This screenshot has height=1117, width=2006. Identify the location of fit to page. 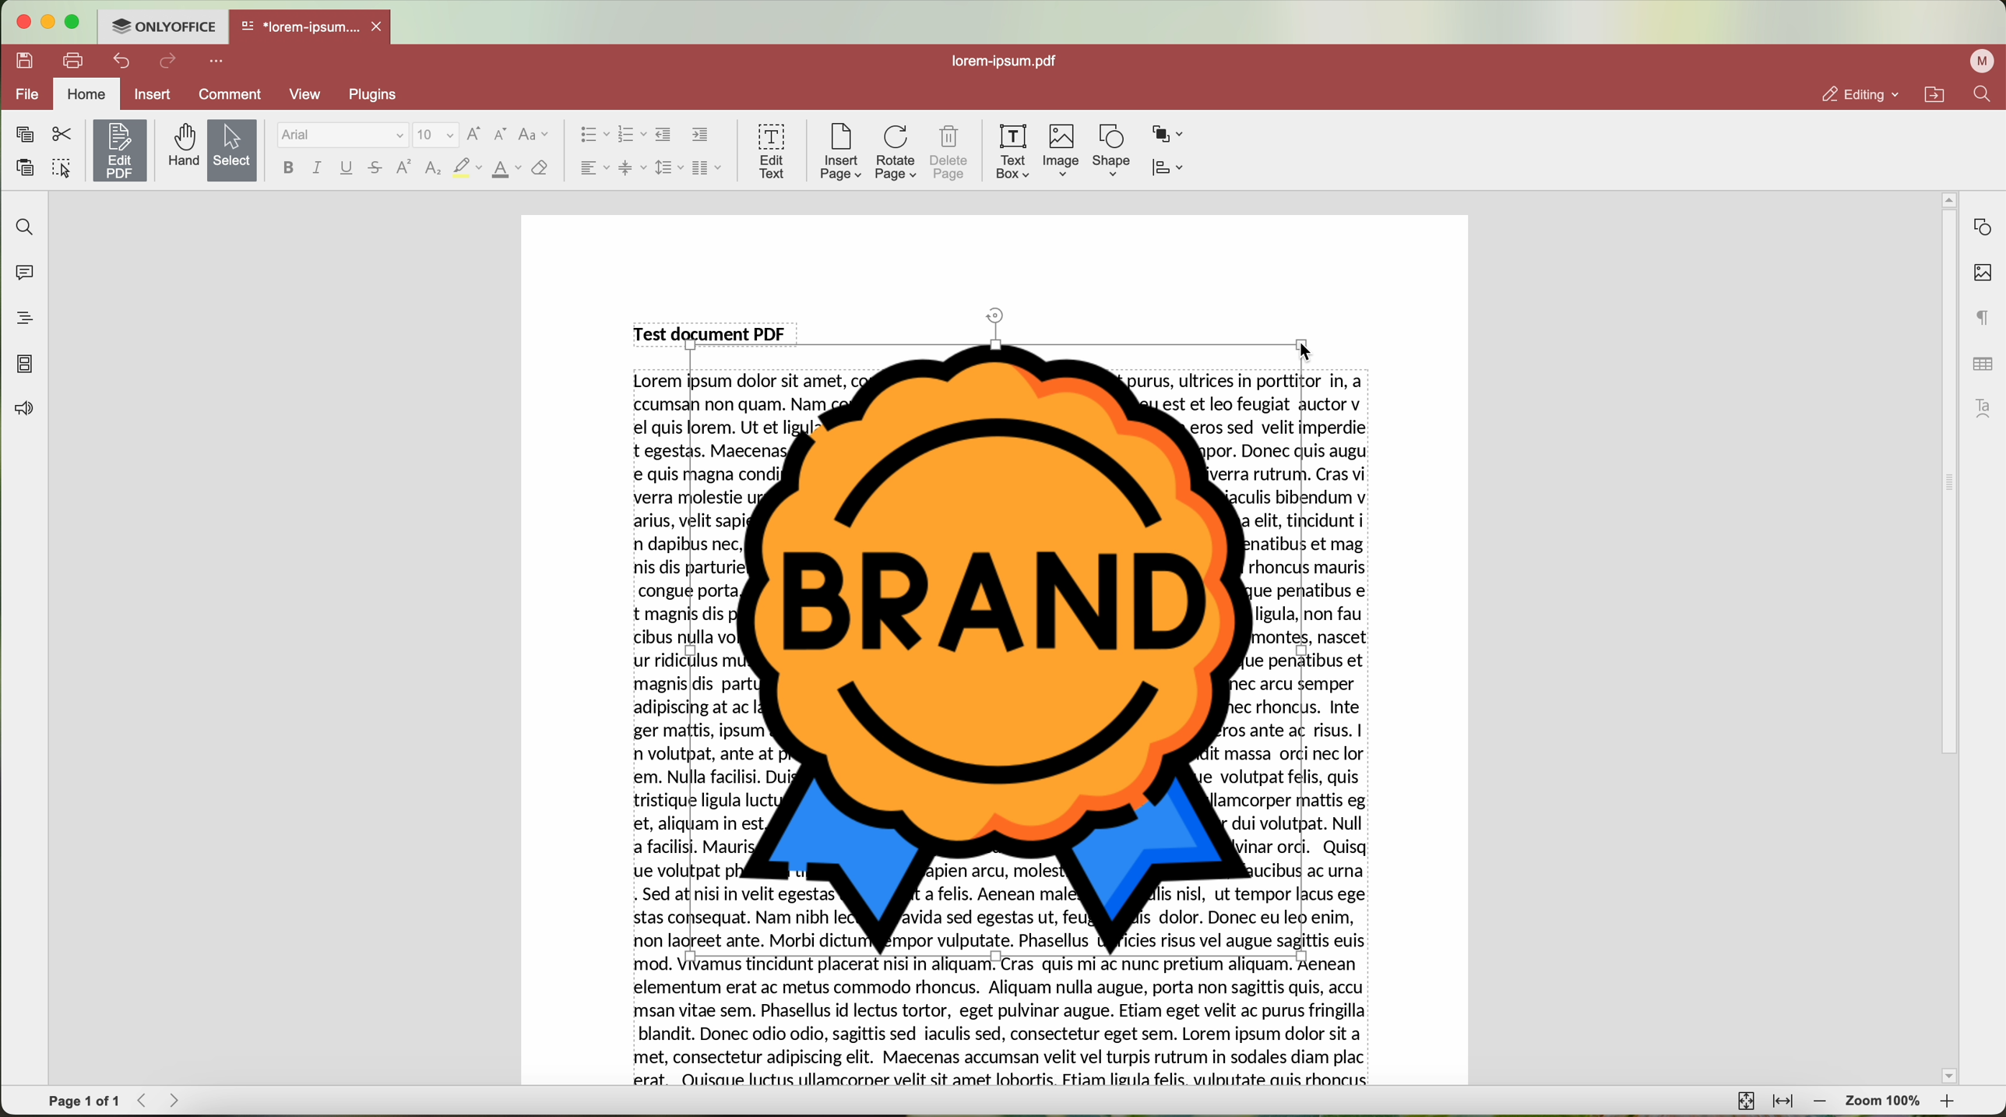
(1744, 1100).